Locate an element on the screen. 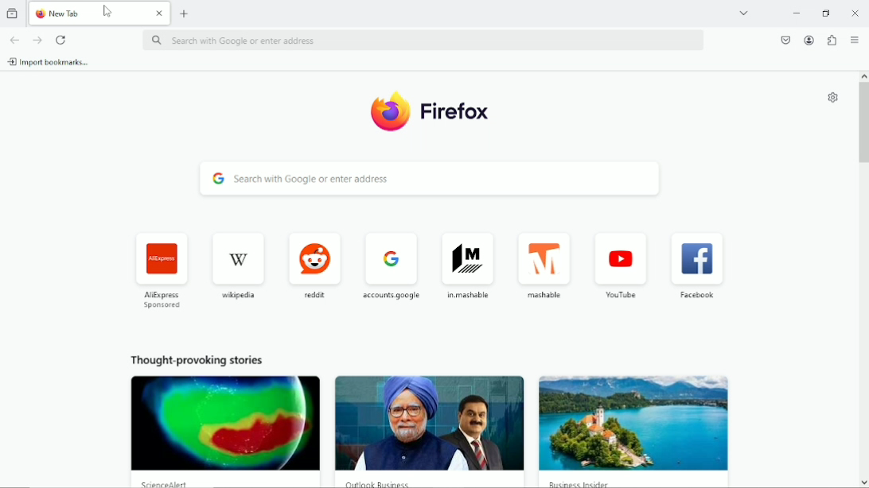 Image resolution: width=869 pixels, height=488 pixels. Open applications menu is located at coordinates (856, 39).